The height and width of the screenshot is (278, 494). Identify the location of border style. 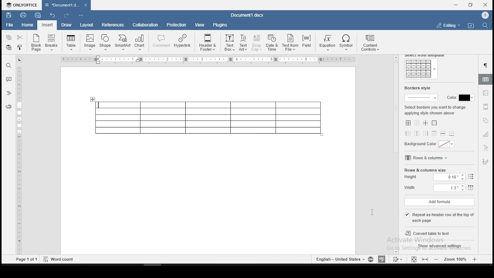
(422, 97).